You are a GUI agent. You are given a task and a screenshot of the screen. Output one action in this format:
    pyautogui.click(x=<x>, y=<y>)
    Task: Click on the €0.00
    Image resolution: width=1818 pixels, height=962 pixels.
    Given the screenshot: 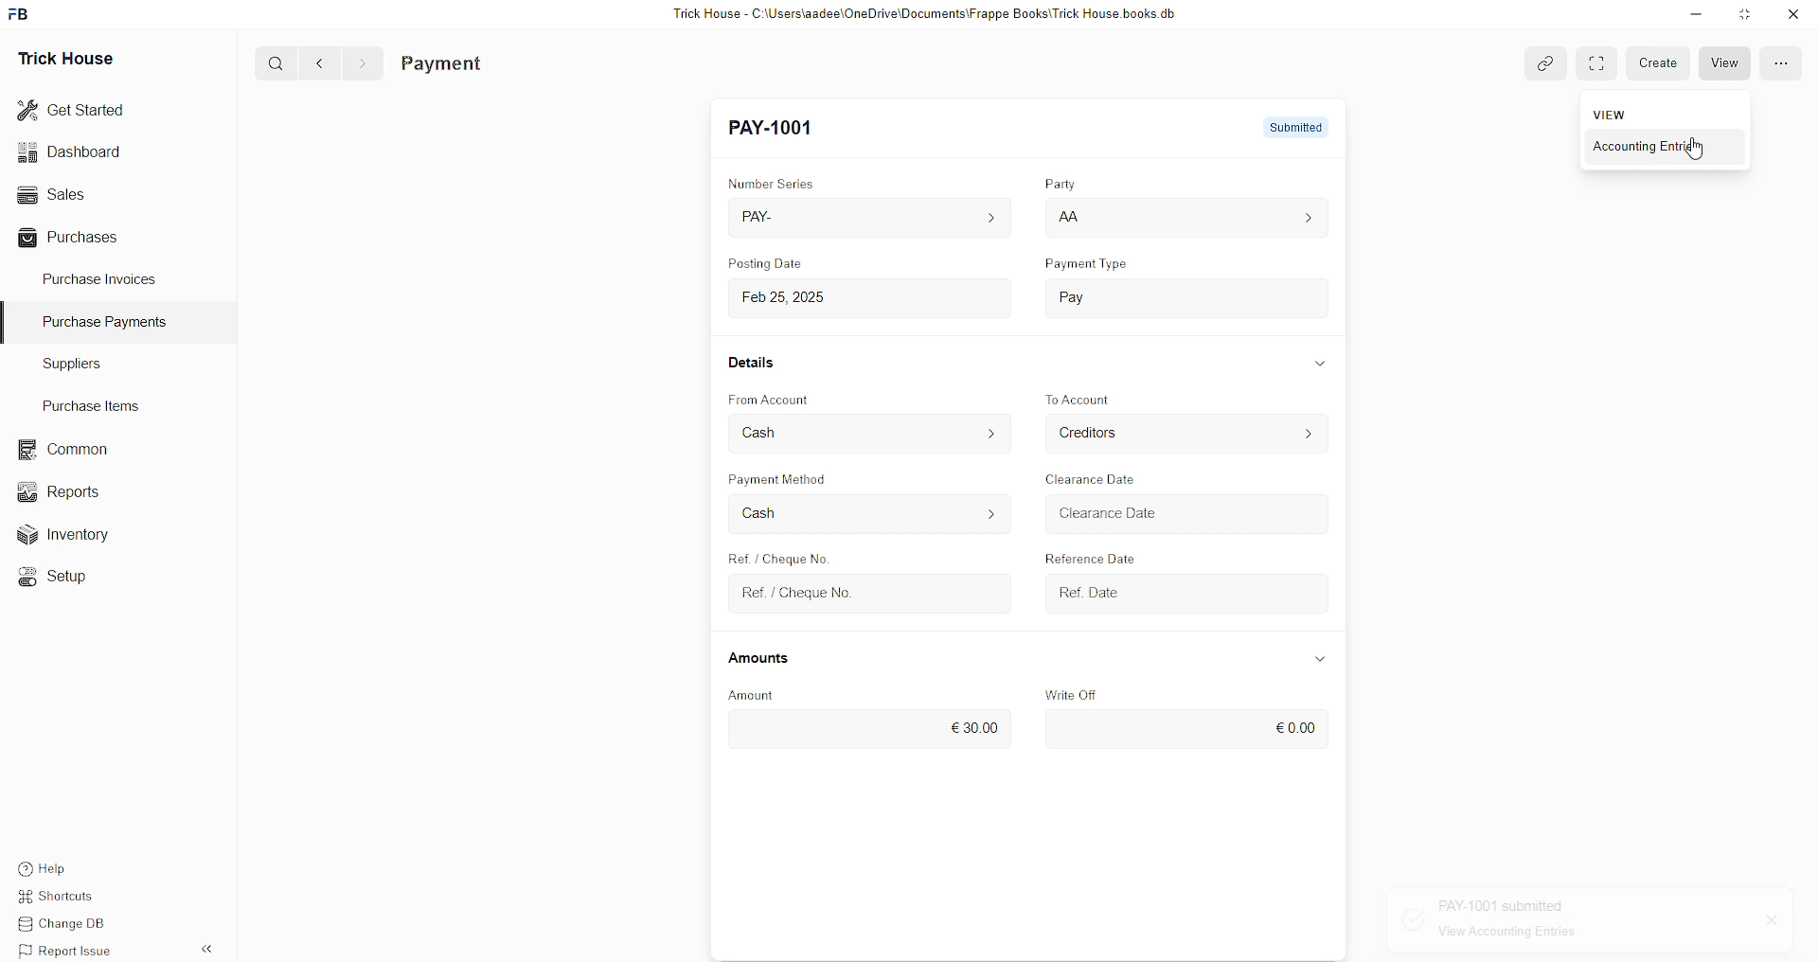 What is the action you would take?
    pyautogui.click(x=1290, y=729)
    